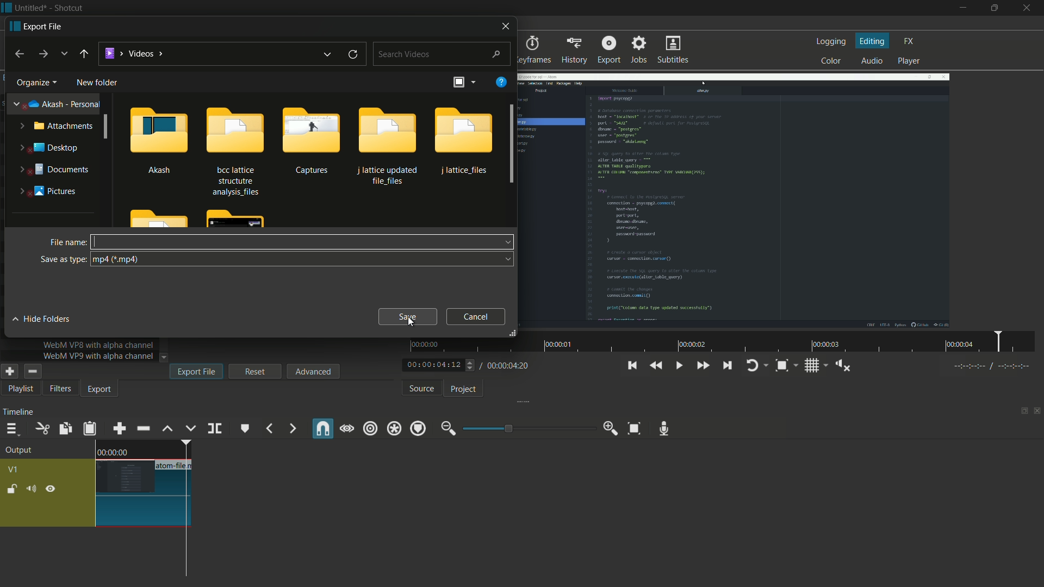 This screenshot has width=1044, height=587. Describe the element at coordinates (31, 8) in the screenshot. I see `project name` at that location.